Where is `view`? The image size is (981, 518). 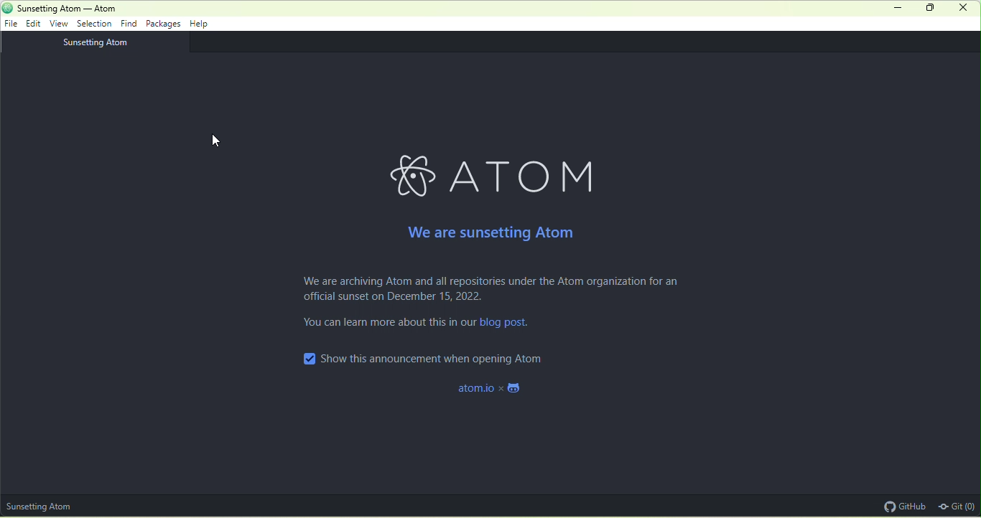 view is located at coordinates (62, 24).